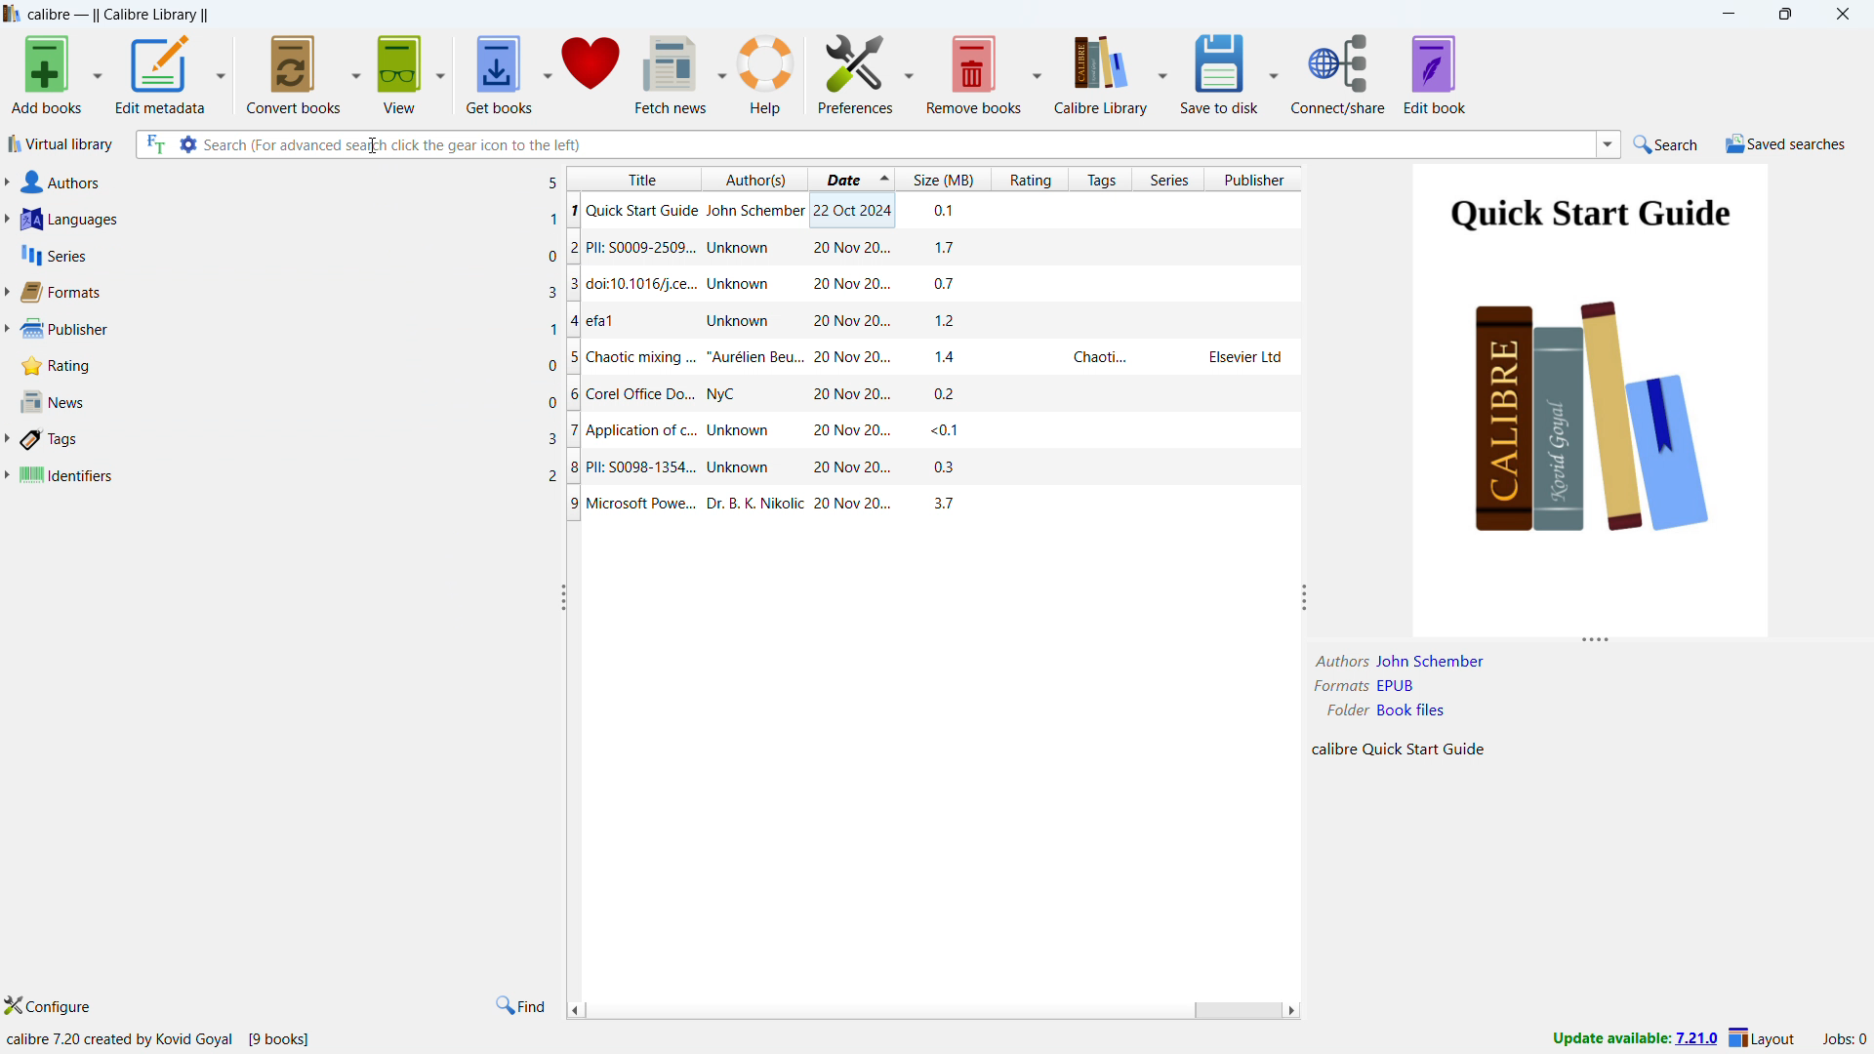  I want to click on edit metadata options, so click(220, 72).